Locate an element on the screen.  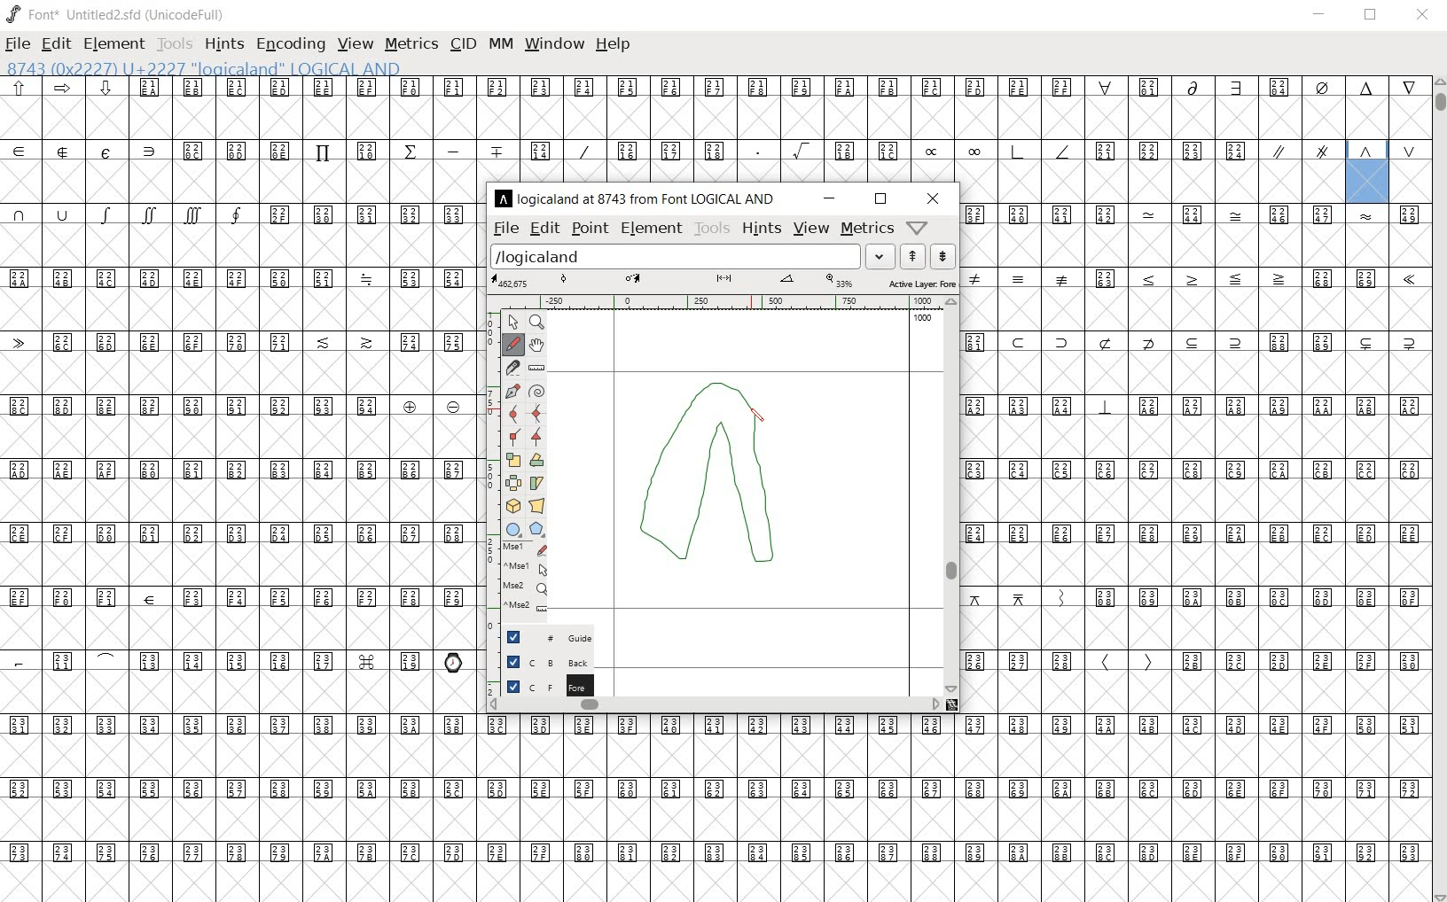
add a curve point always either horizontal or vertical is located at coordinates (516, 412).